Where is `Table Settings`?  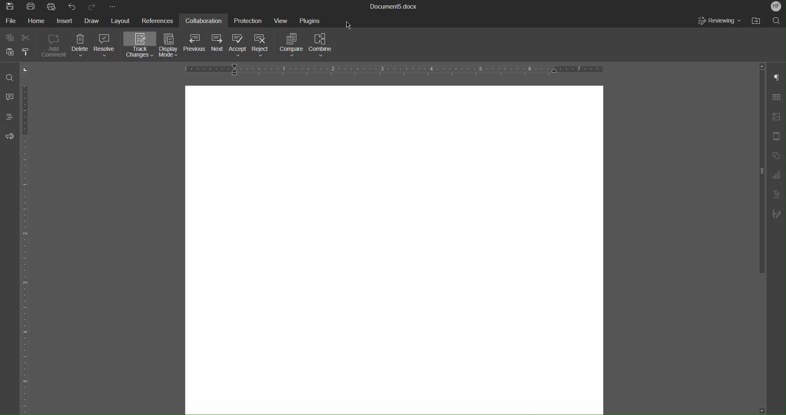
Table Settings is located at coordinates (775, 98).